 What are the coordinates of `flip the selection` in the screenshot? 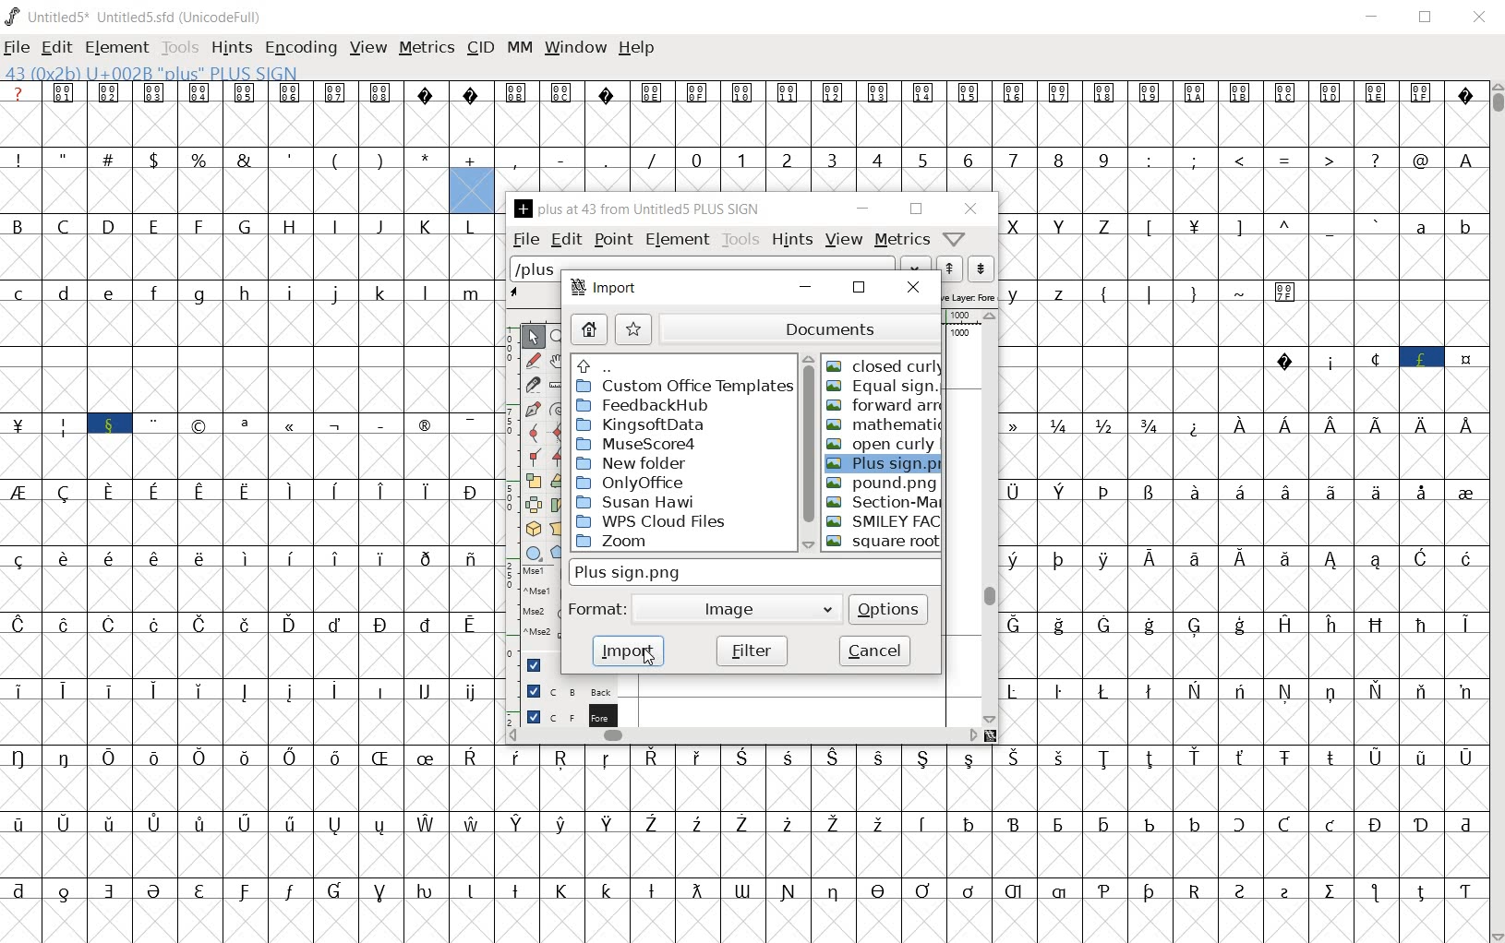 It's located at (531, 506).